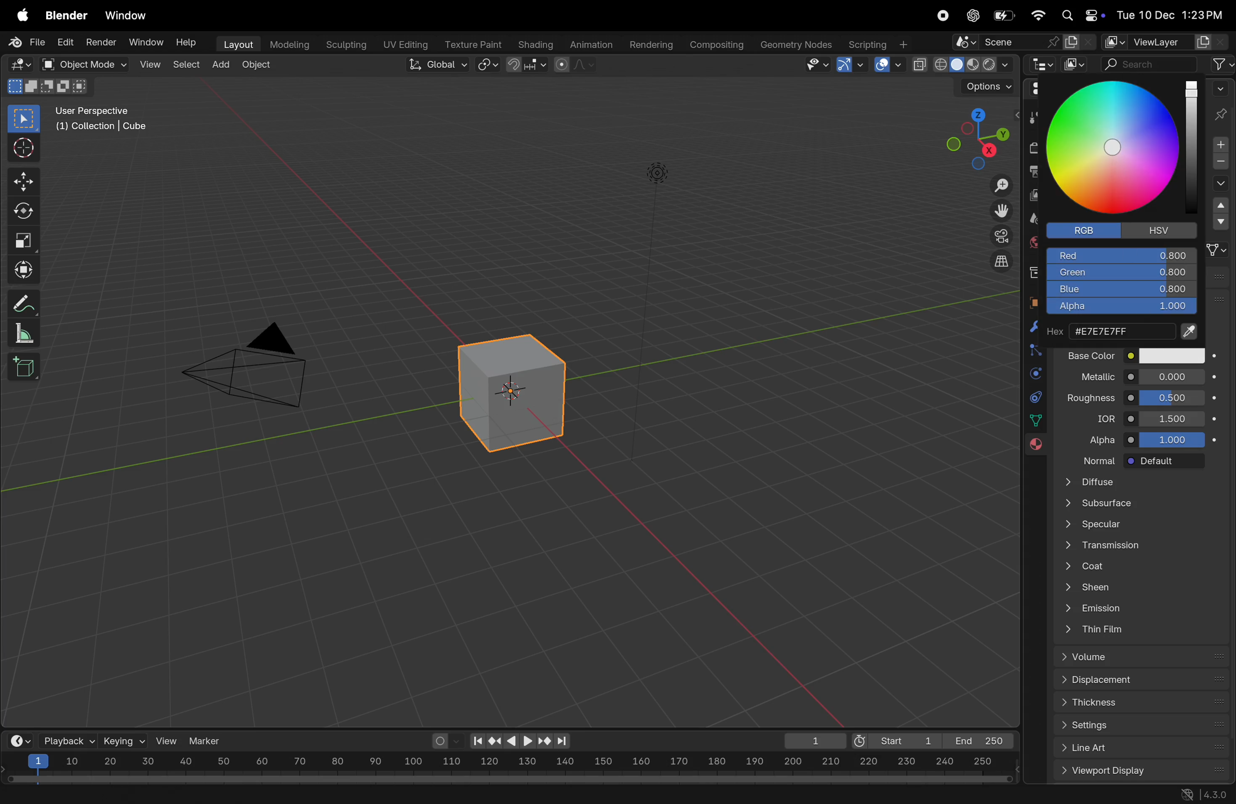  Describe the element at coordinates (971, 16) in the screenshot. I see `chatgpt` at that location.